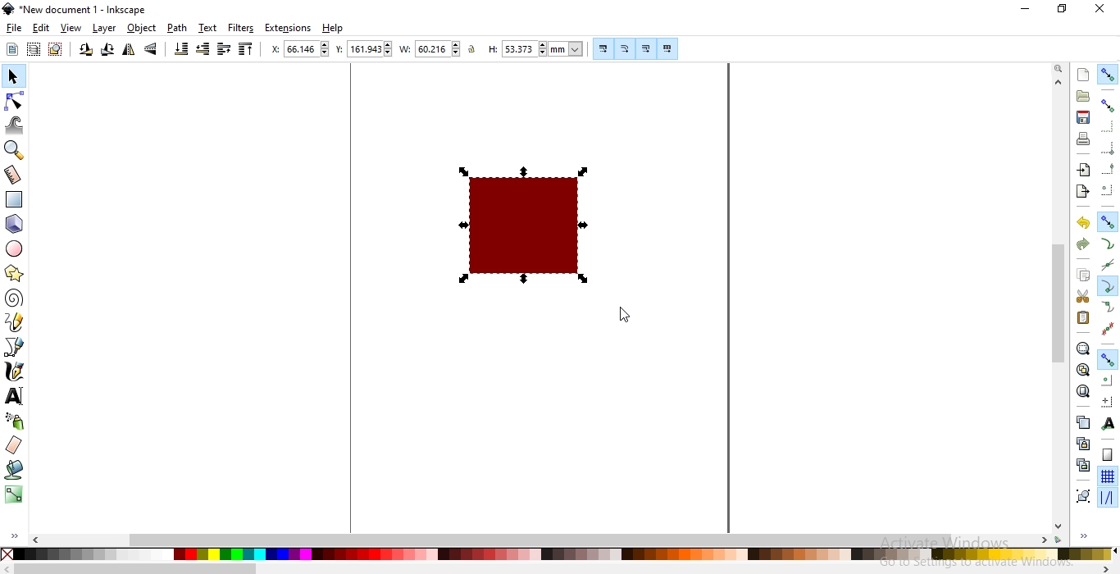 Image resolution: width=1120 pixels, height=574 pixels. Describe the element at coordinates (557, 554) in the screenshot. I see `color` at that location.